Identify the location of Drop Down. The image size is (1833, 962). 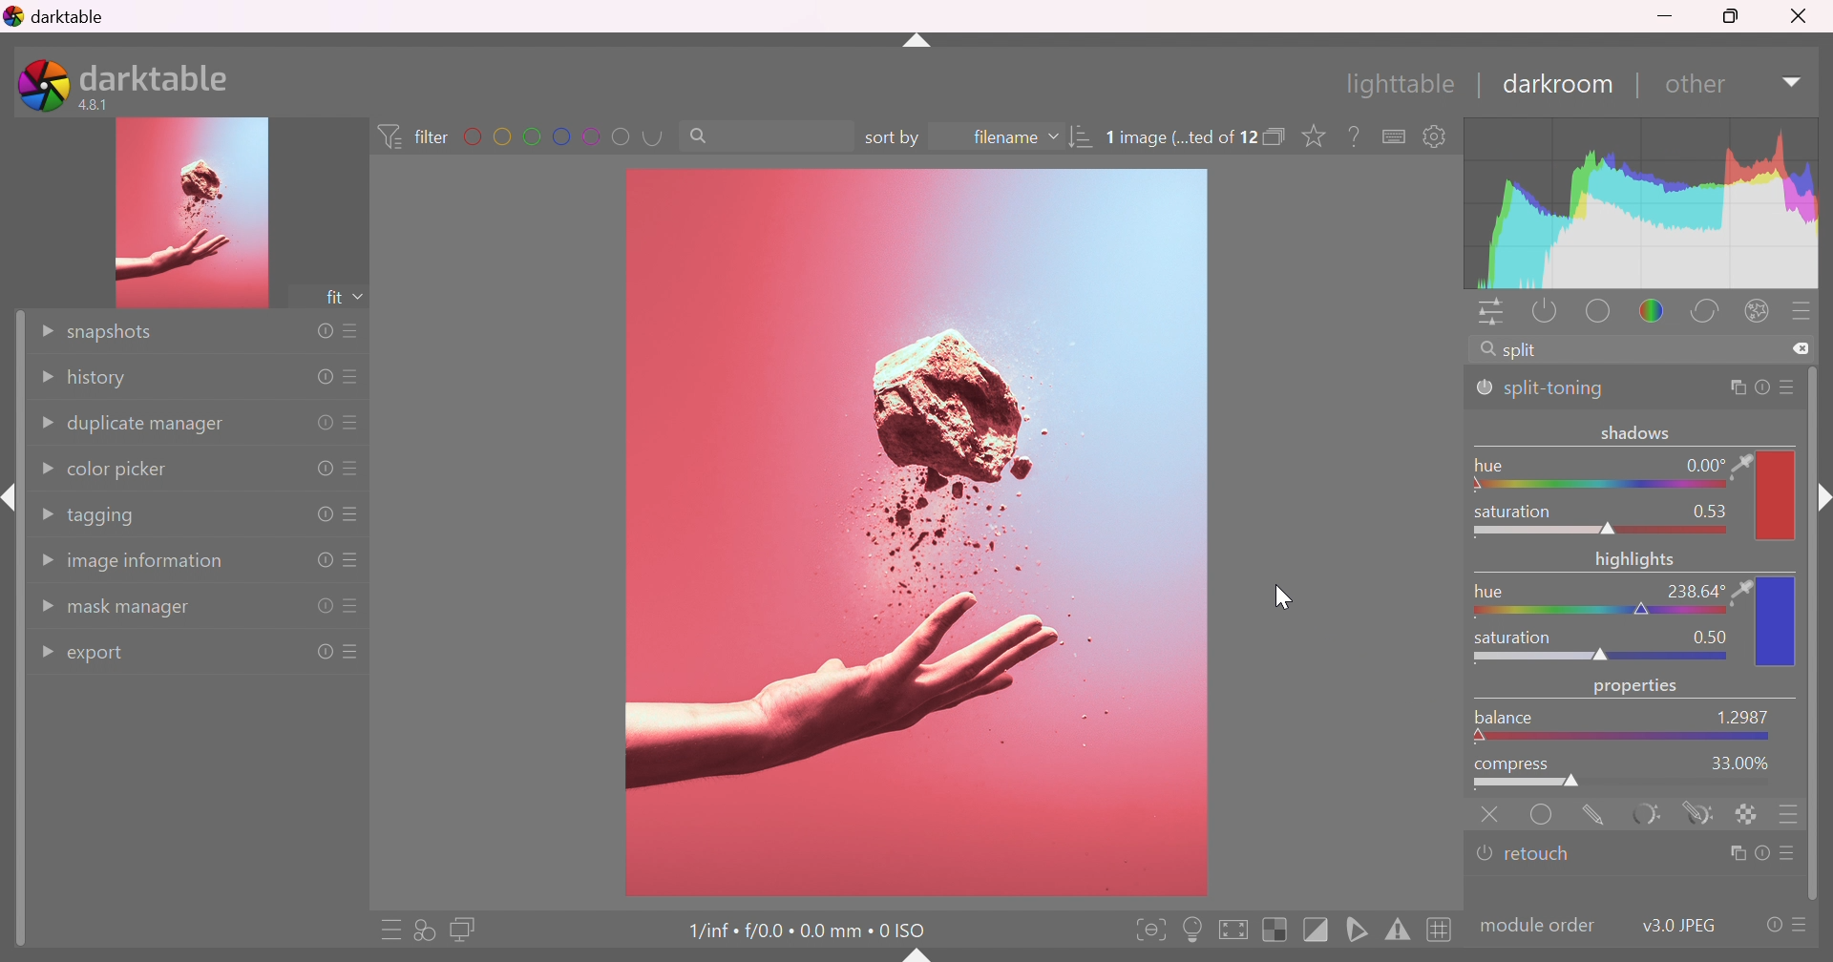
(43, 470).